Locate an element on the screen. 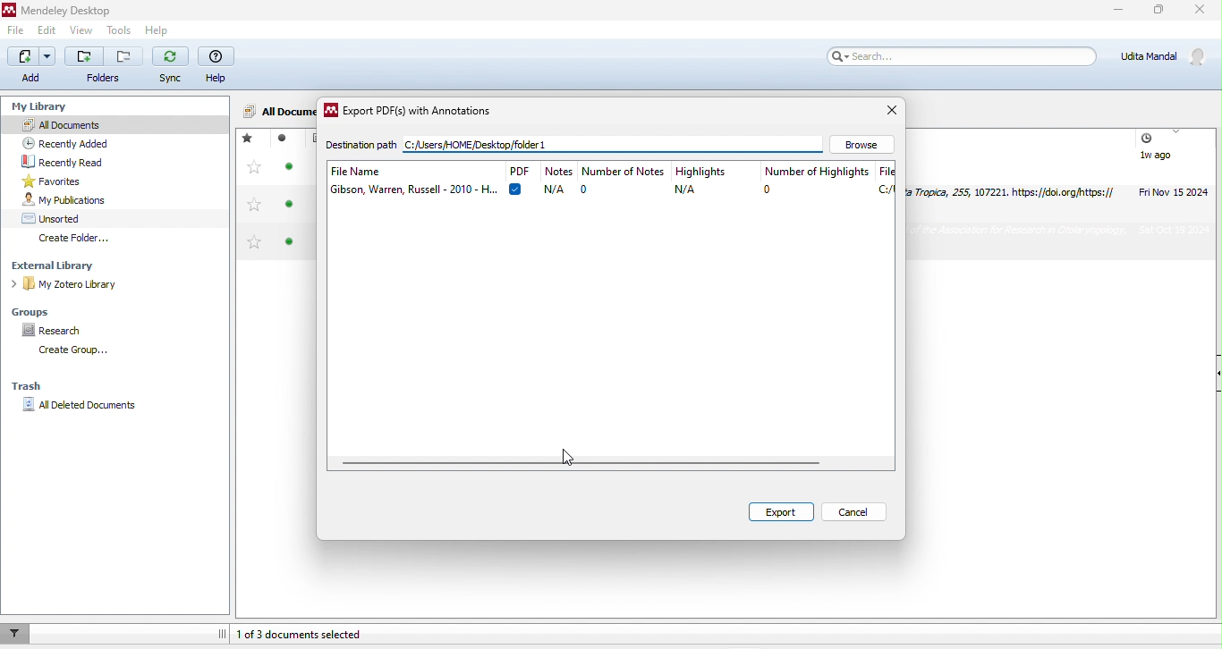  Destination path C:/Users/HOME Desktop /folder 1 is located at coordinates (483, 145).